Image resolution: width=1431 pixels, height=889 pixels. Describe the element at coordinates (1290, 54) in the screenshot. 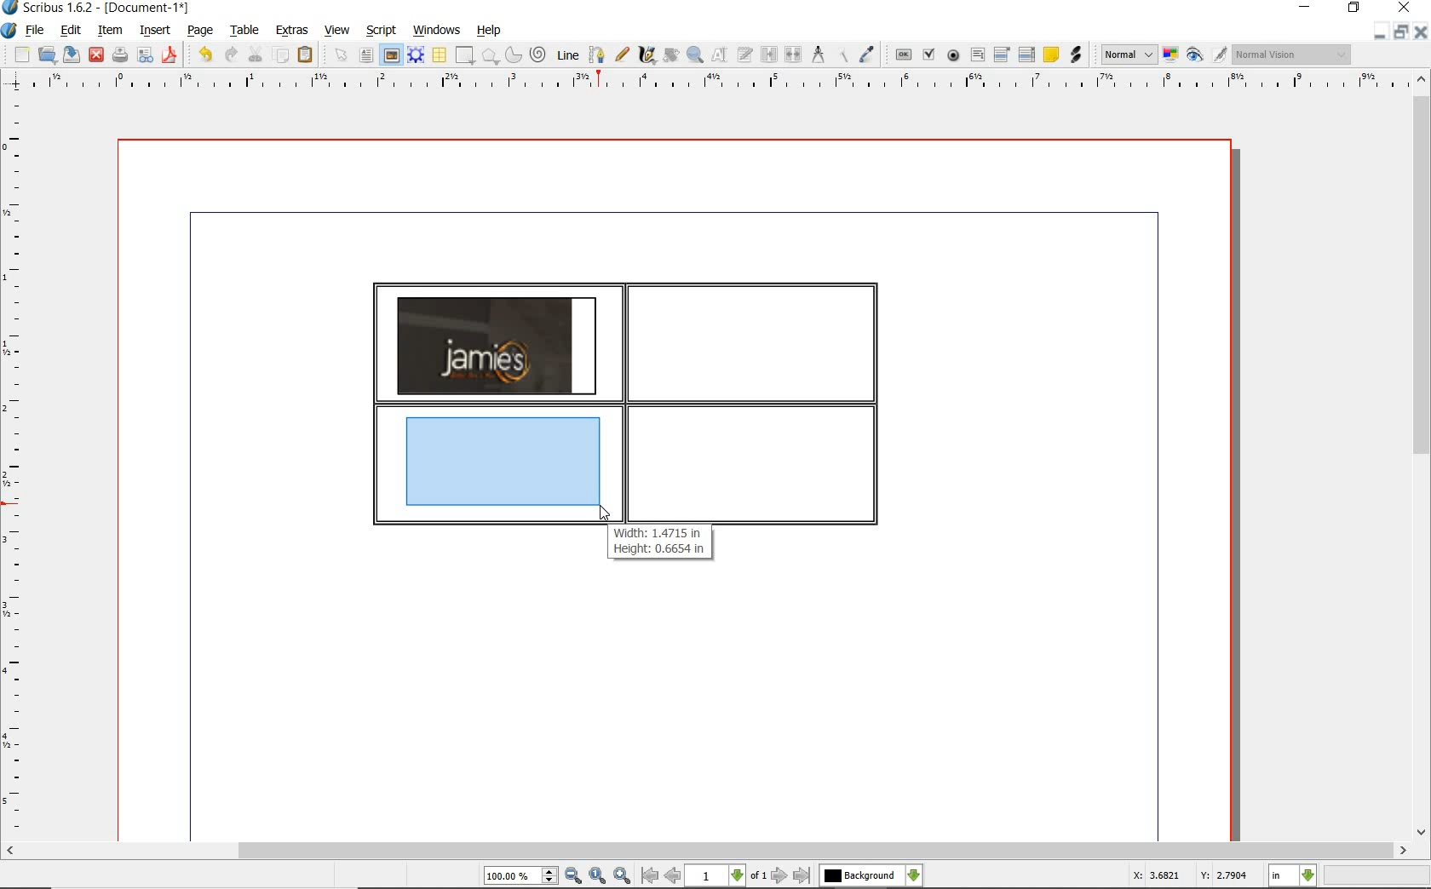

I see `visual appearance of the display` at that location.